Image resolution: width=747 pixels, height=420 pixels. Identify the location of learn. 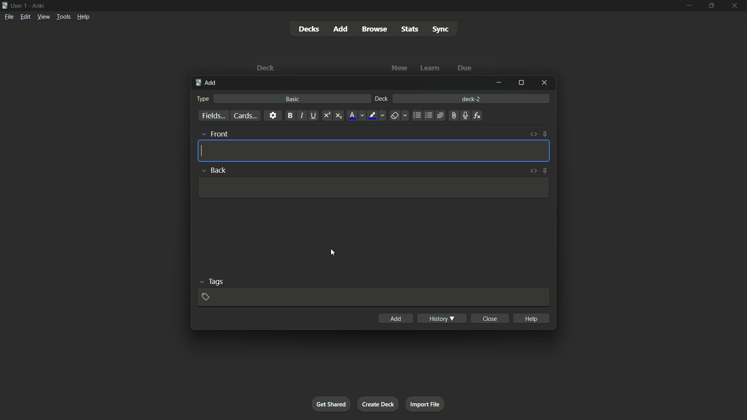
(431, 68).